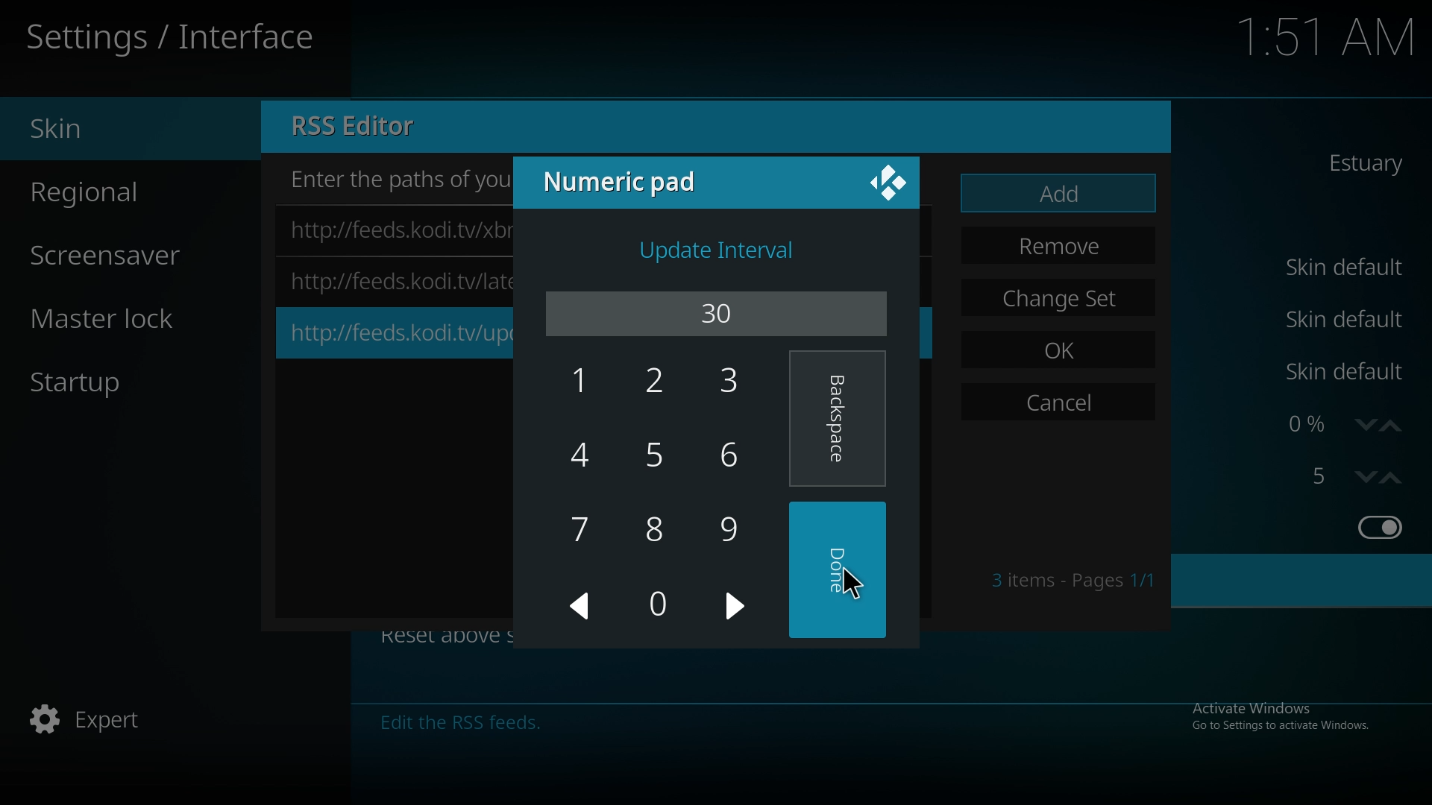 This screenshot has width=1432, height=805. What do you see at coordinates (391, 281) in the screenshot?
I see `https://feeds.kodi.twlat` at bounding box center [391, 281].